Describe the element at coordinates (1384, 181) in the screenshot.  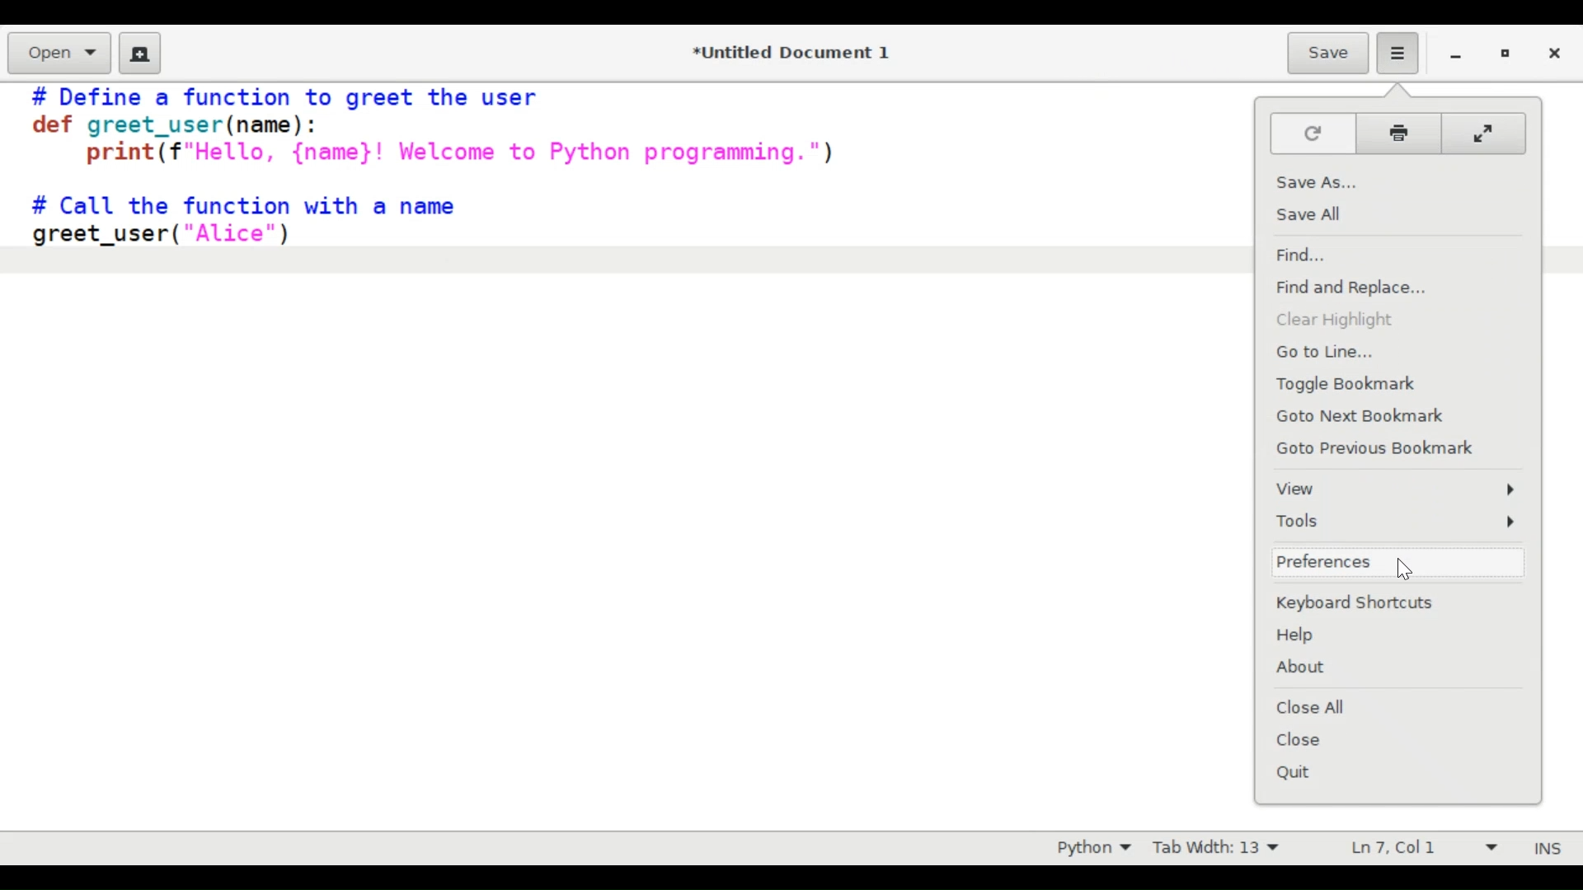
I see `Save As` at that location.